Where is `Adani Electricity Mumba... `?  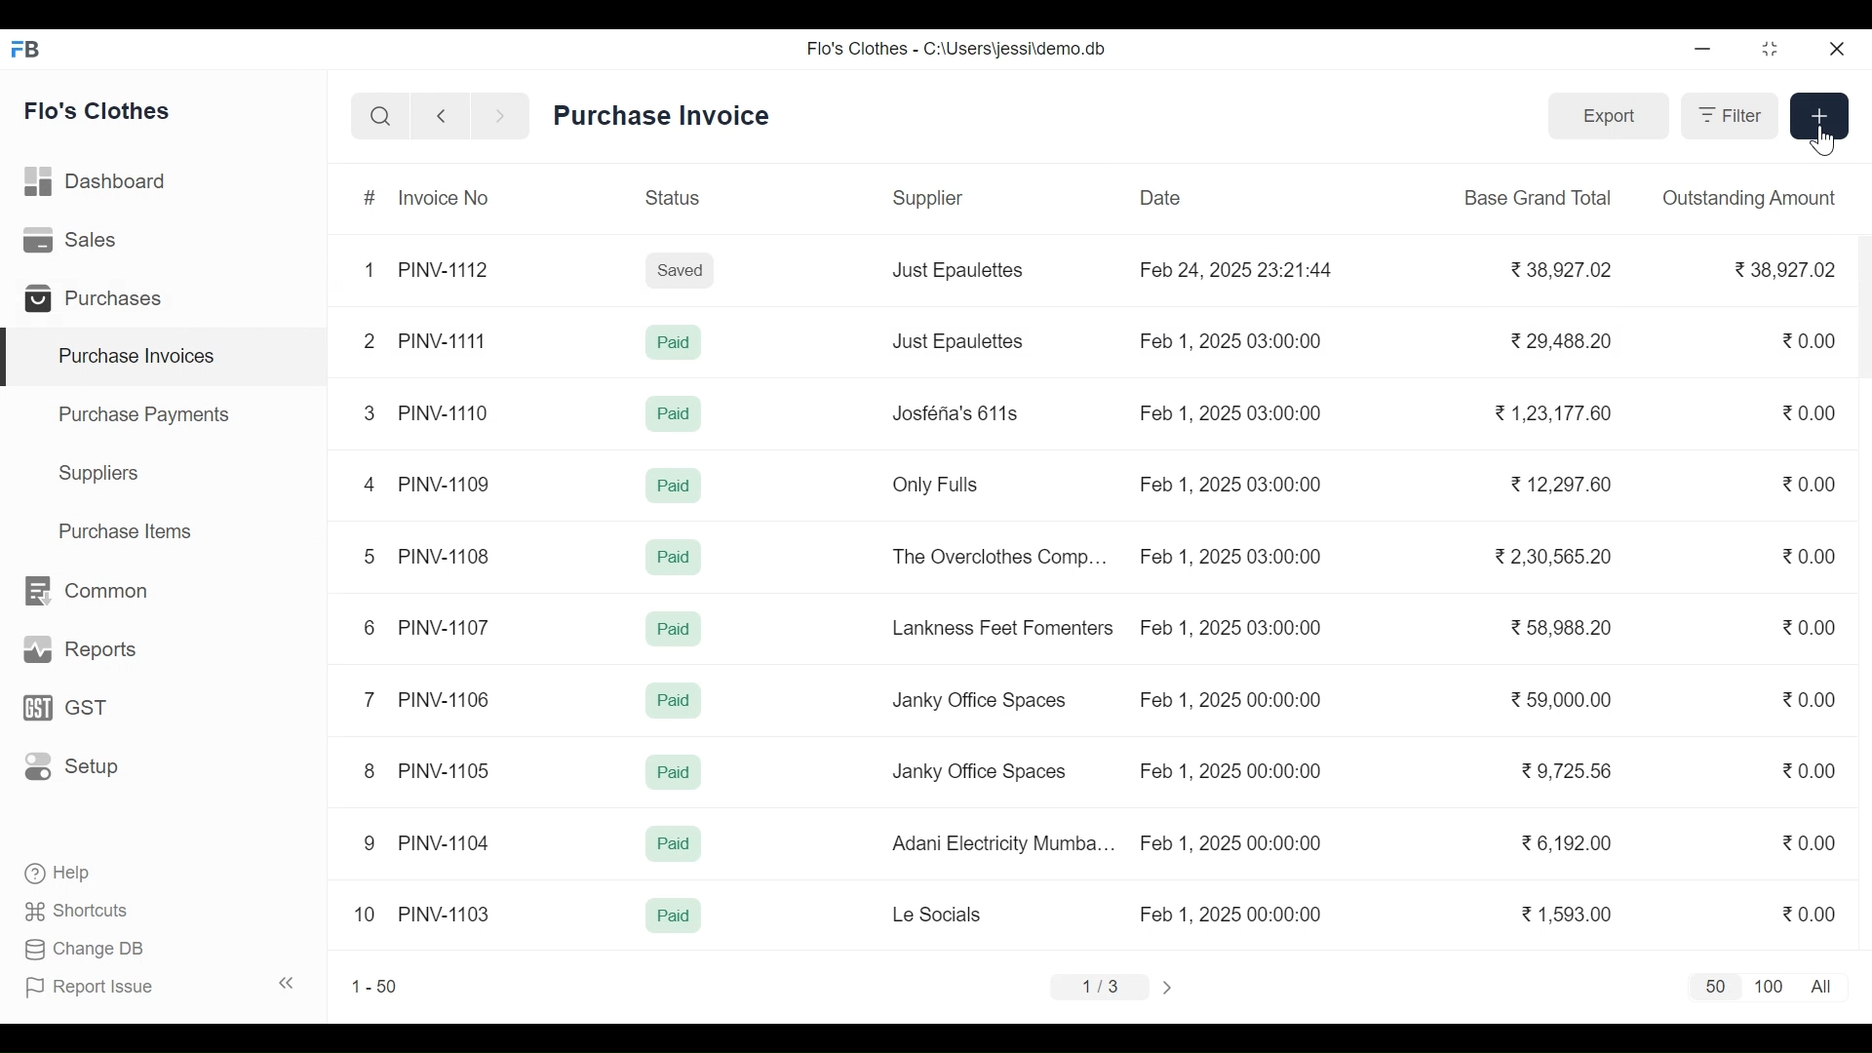
Adani Electricity Mumba...  is located at coordinates (1006, 844).